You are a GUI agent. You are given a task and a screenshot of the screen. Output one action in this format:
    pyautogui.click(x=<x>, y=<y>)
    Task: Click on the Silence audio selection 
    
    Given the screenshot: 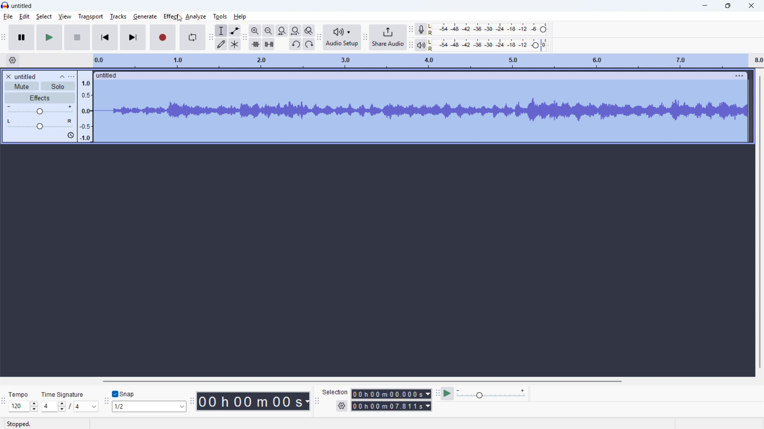 What is the action you would take?
    pyautogui.click(x=269, y=44)
    